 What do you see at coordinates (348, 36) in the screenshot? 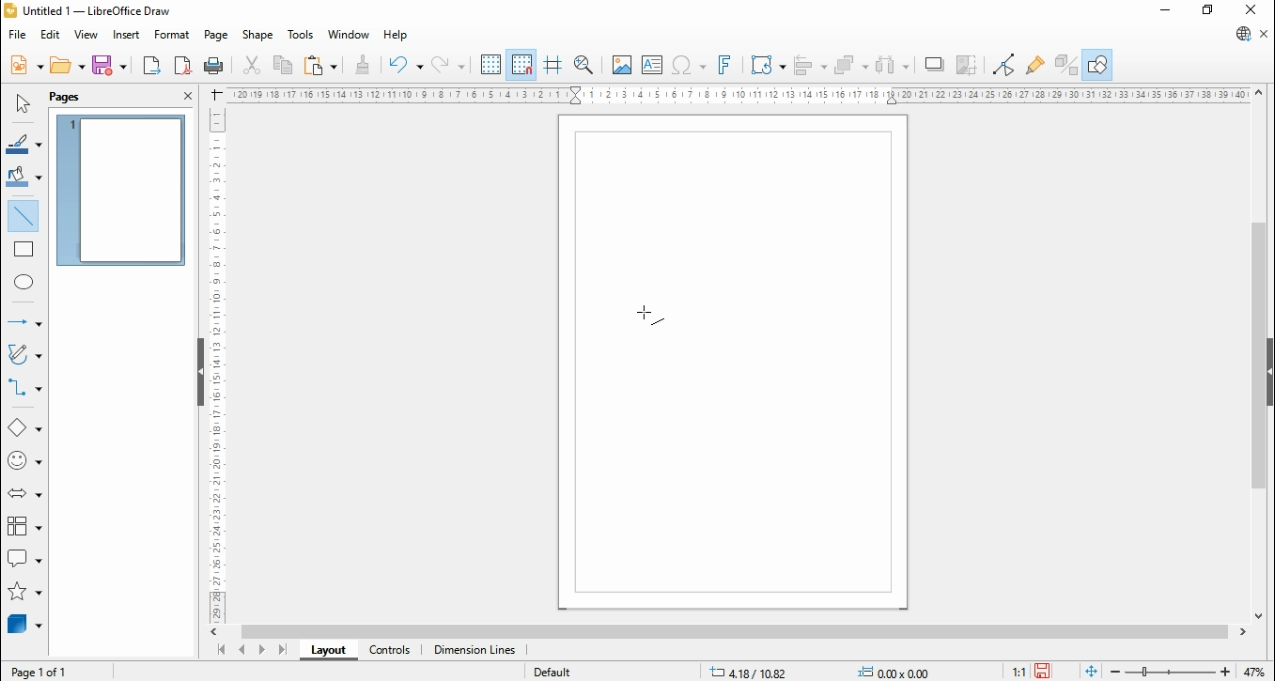
I see `window` at bounding box center [348, 36].